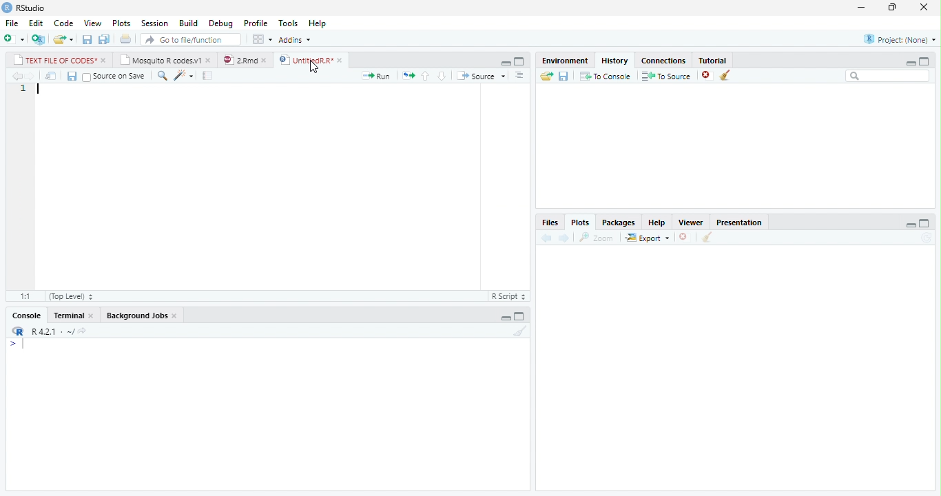  What do you see at coordinates (39, 89) in the screenshot?
I see `typing cursor` at bounding box center [39, 89].